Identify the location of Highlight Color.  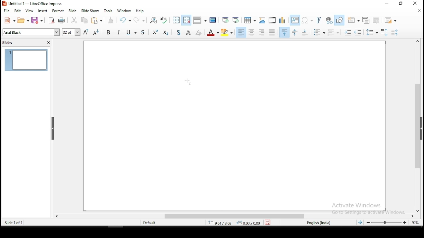
(227, 32).